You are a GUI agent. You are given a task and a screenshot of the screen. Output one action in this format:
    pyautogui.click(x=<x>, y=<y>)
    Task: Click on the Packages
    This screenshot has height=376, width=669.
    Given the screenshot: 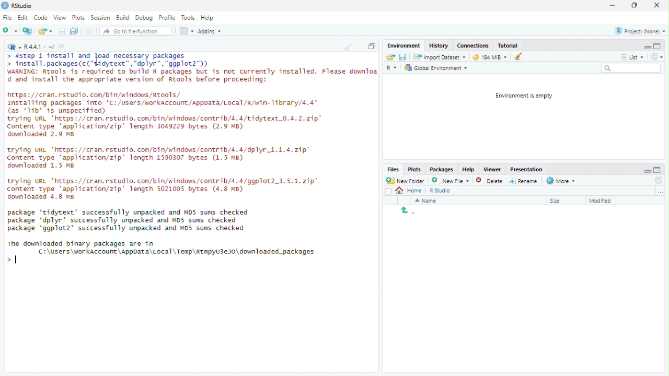 What is the action you would take?
    pyautogui.click(x=442, y=170)
    